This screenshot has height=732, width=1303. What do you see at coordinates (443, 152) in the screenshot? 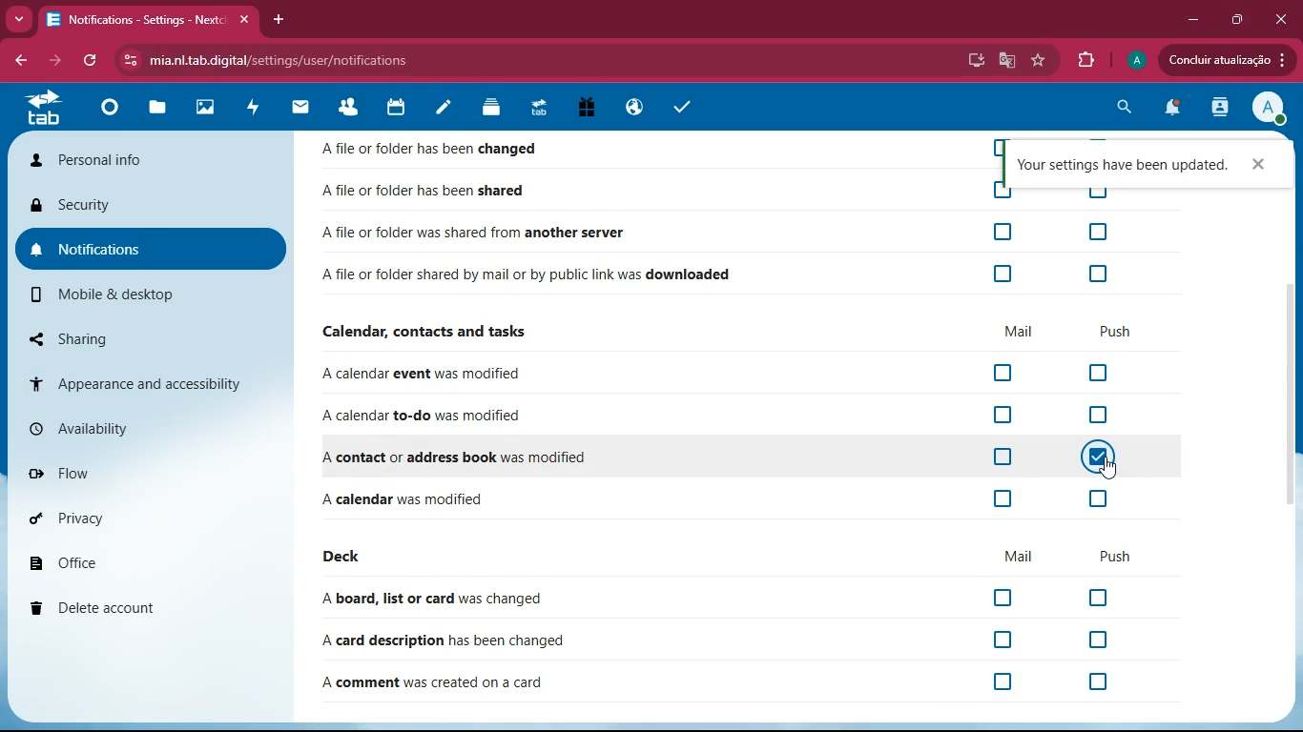
I see `Afile or folder has been changed` at bounding box center [443, 152].